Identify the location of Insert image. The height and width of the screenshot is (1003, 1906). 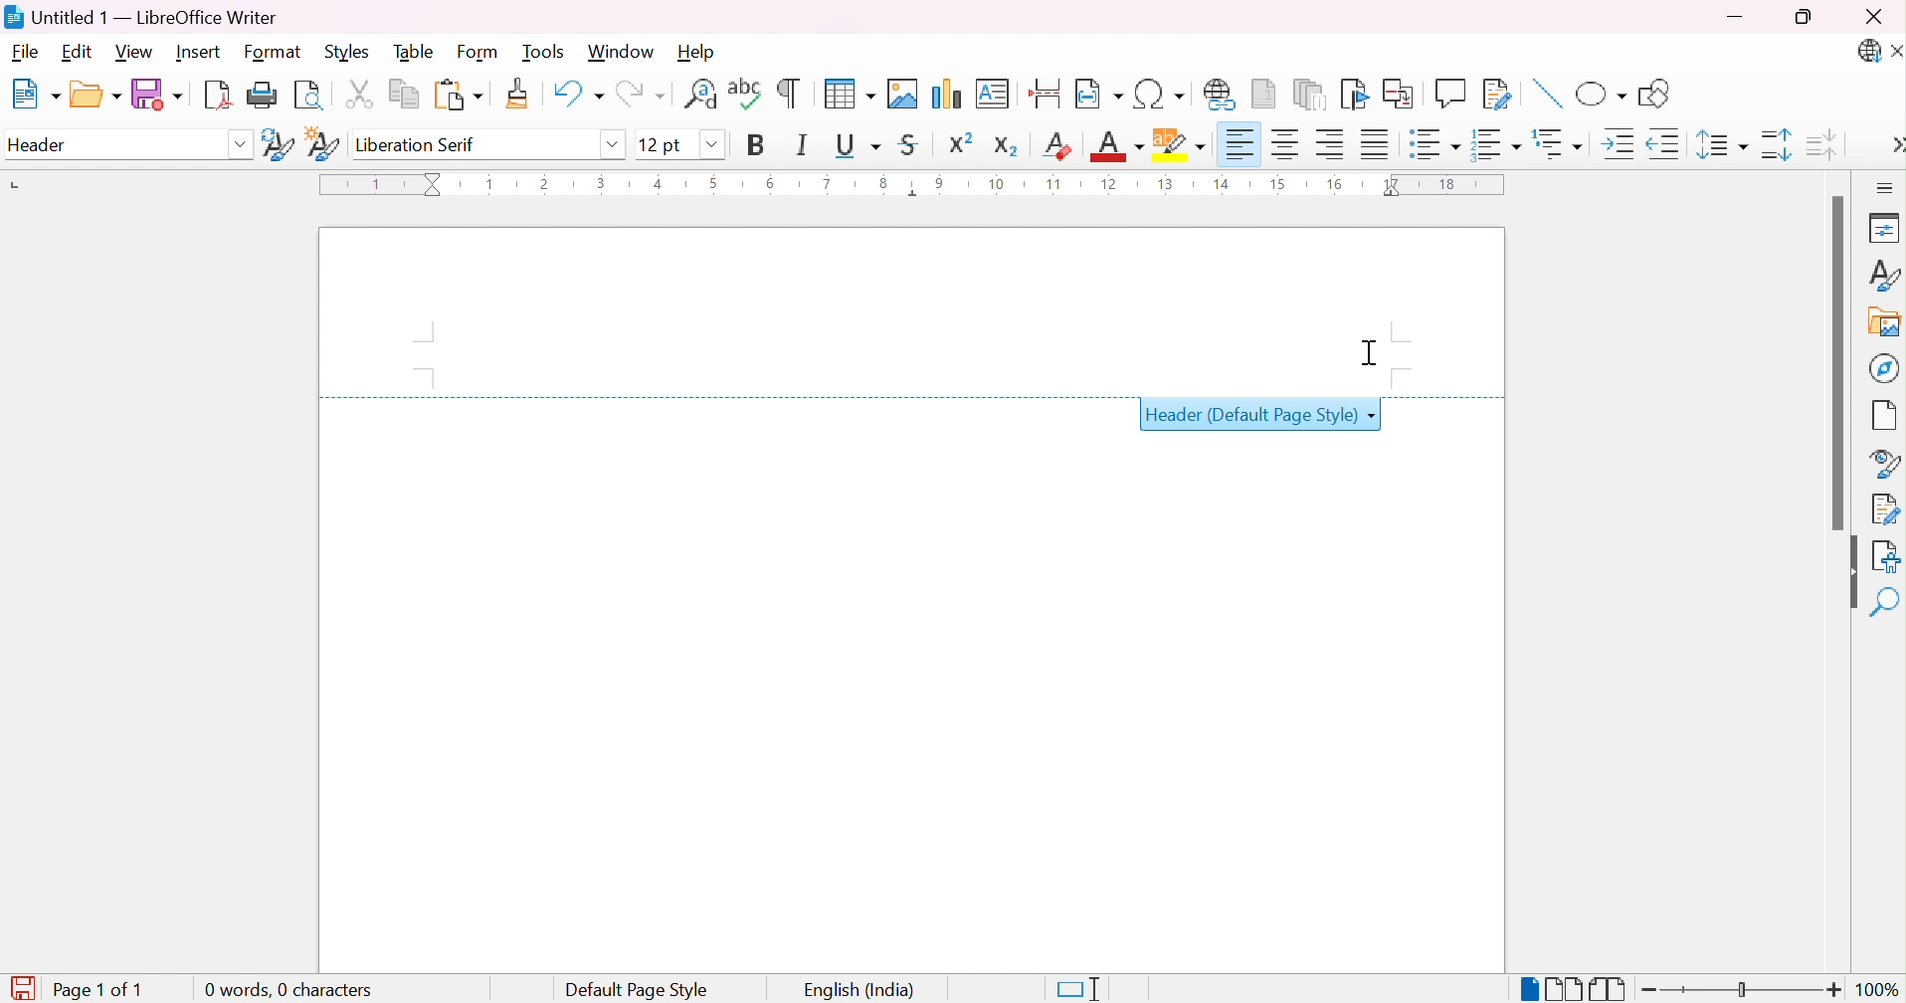
(902, 94).